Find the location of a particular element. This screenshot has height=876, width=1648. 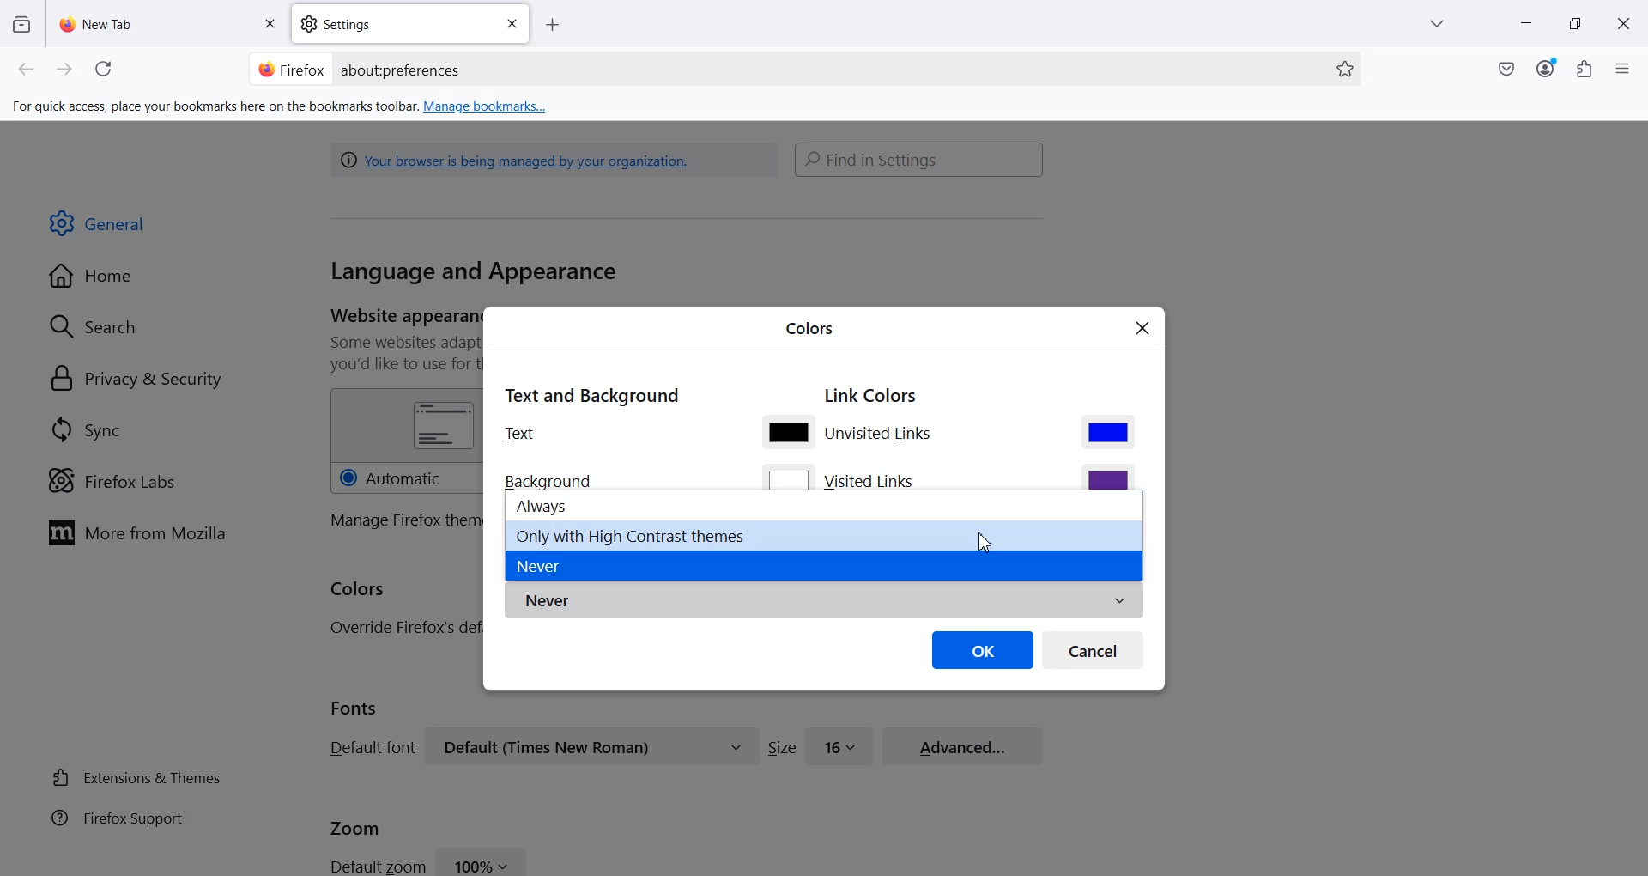

New Tab is located at coordinates (169, 23).